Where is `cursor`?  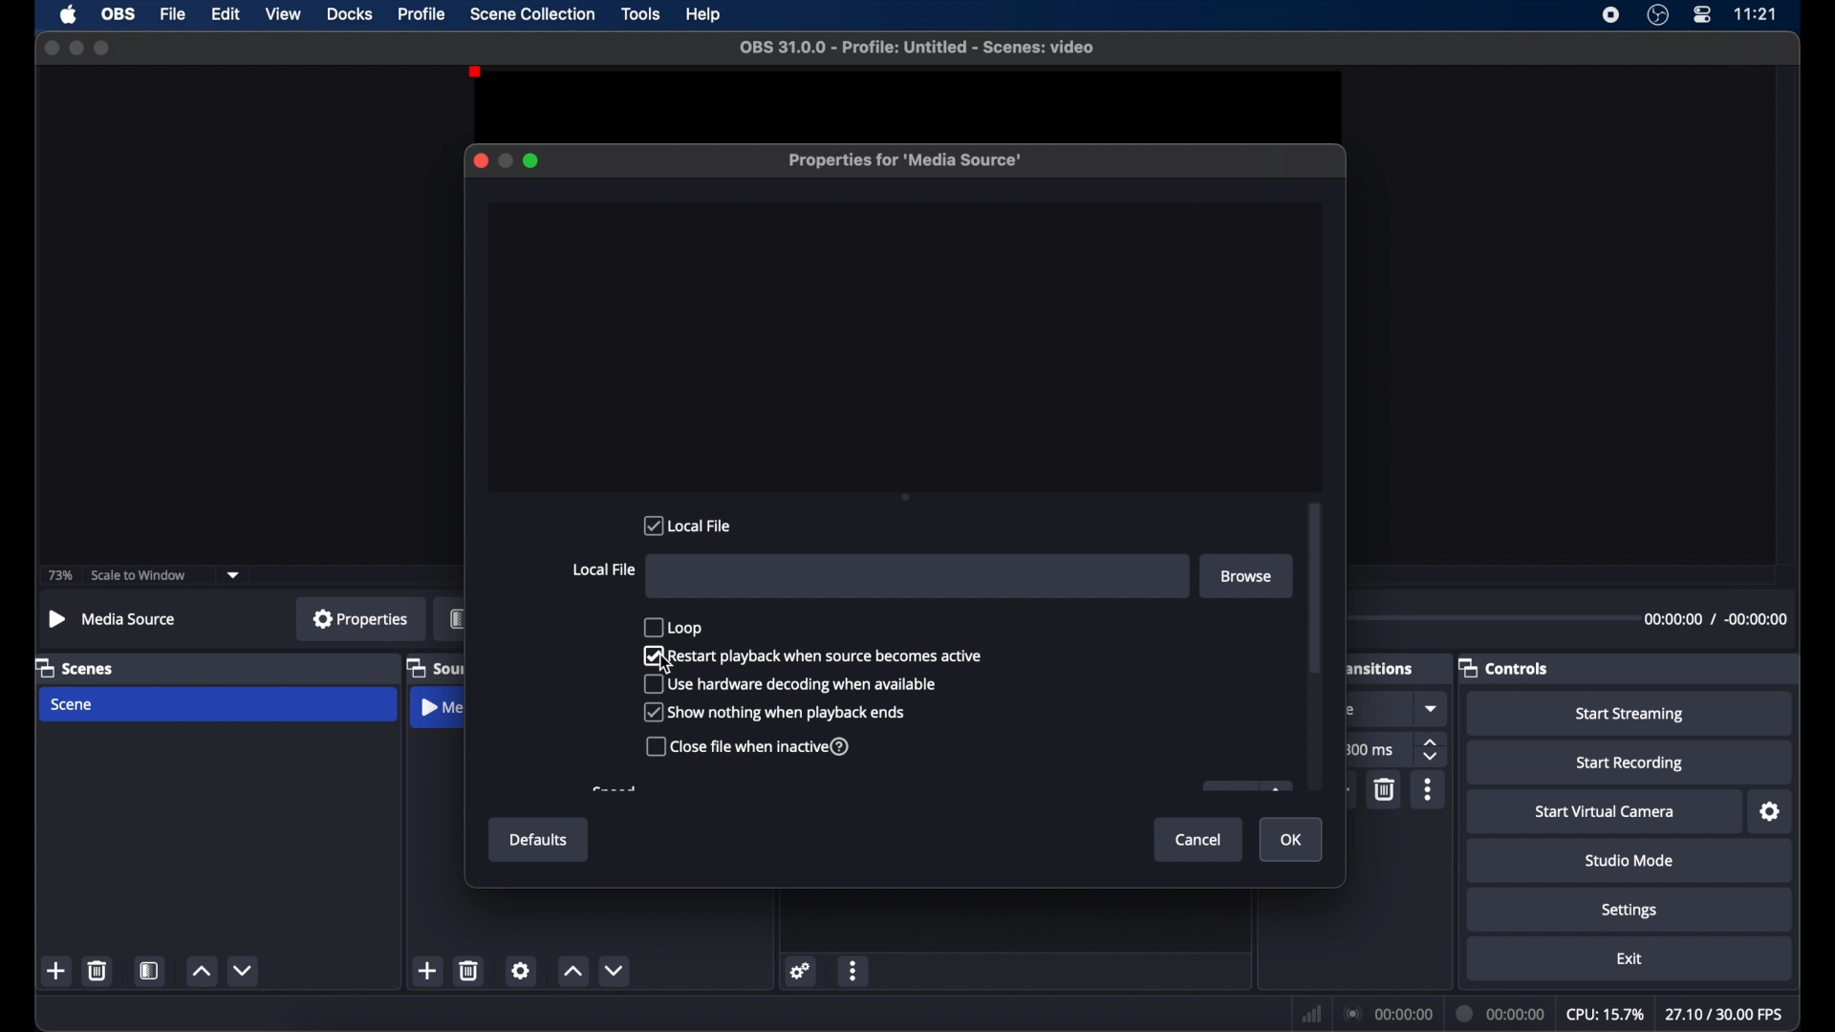 cursor is located at coordinates (663, 666).